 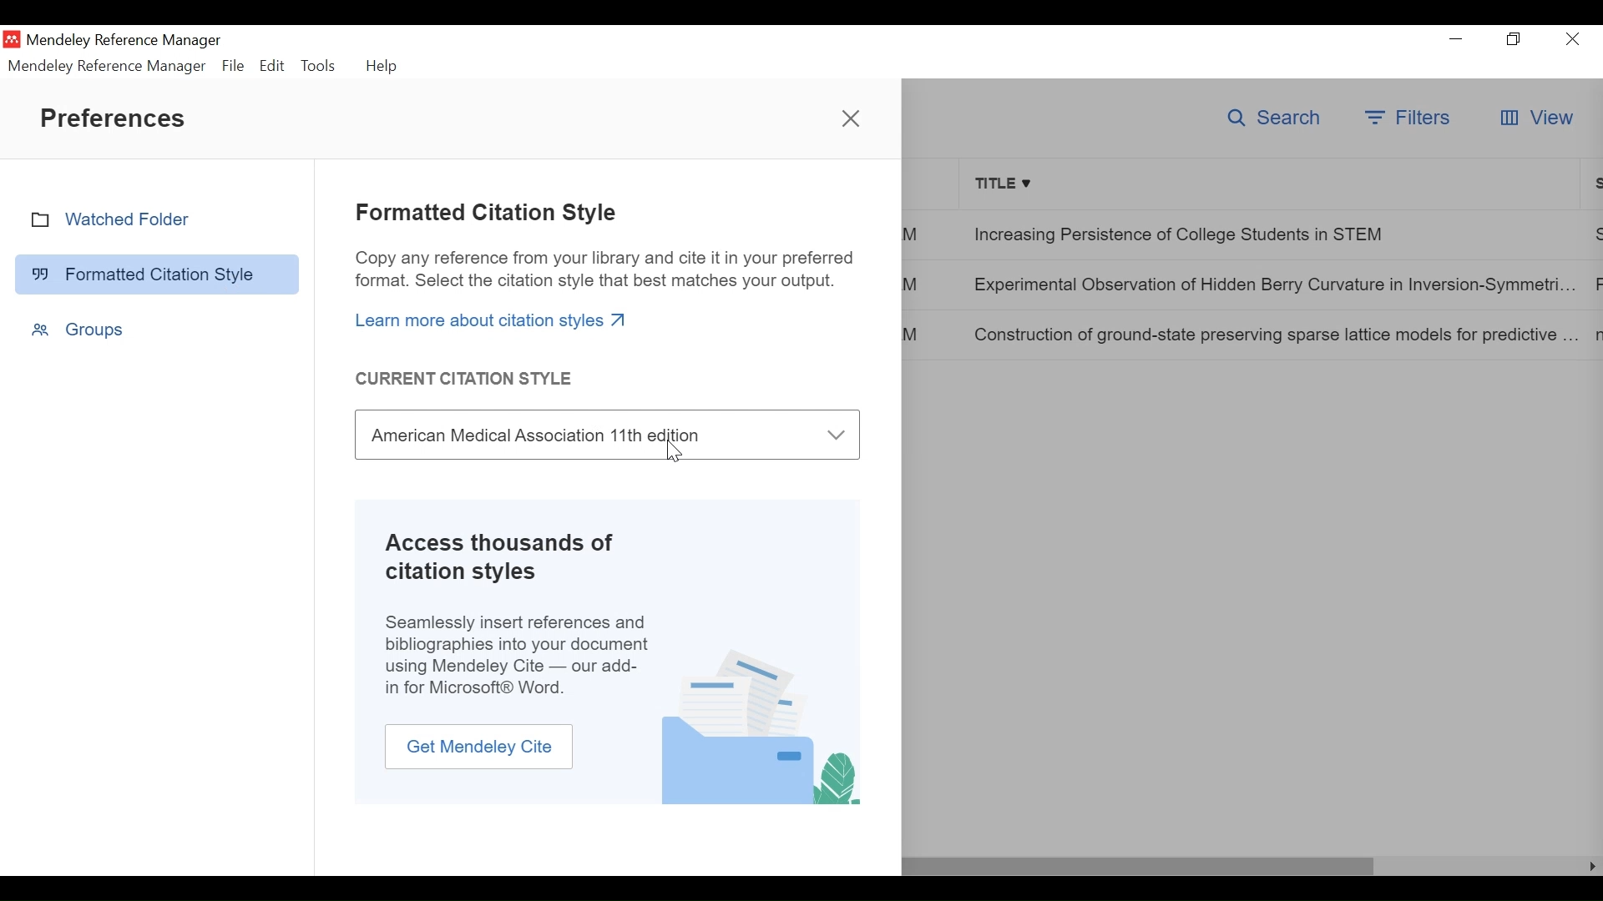 What do you see at coordinates (232, 66) in the screenshot?
I see `File` at bounding box center [232, 66].